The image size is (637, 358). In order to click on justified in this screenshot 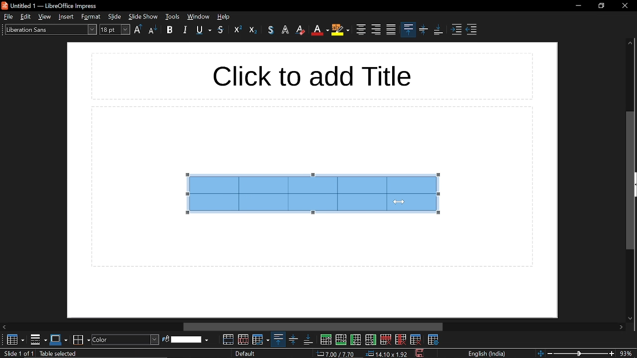, I will do `click(391, 30)`.